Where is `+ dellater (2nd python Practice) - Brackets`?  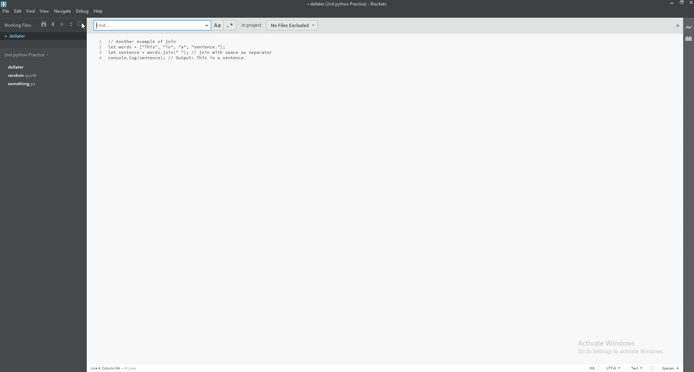 + dellater (2nd python Practice) - Brackets is located at coordinates (353, 8).